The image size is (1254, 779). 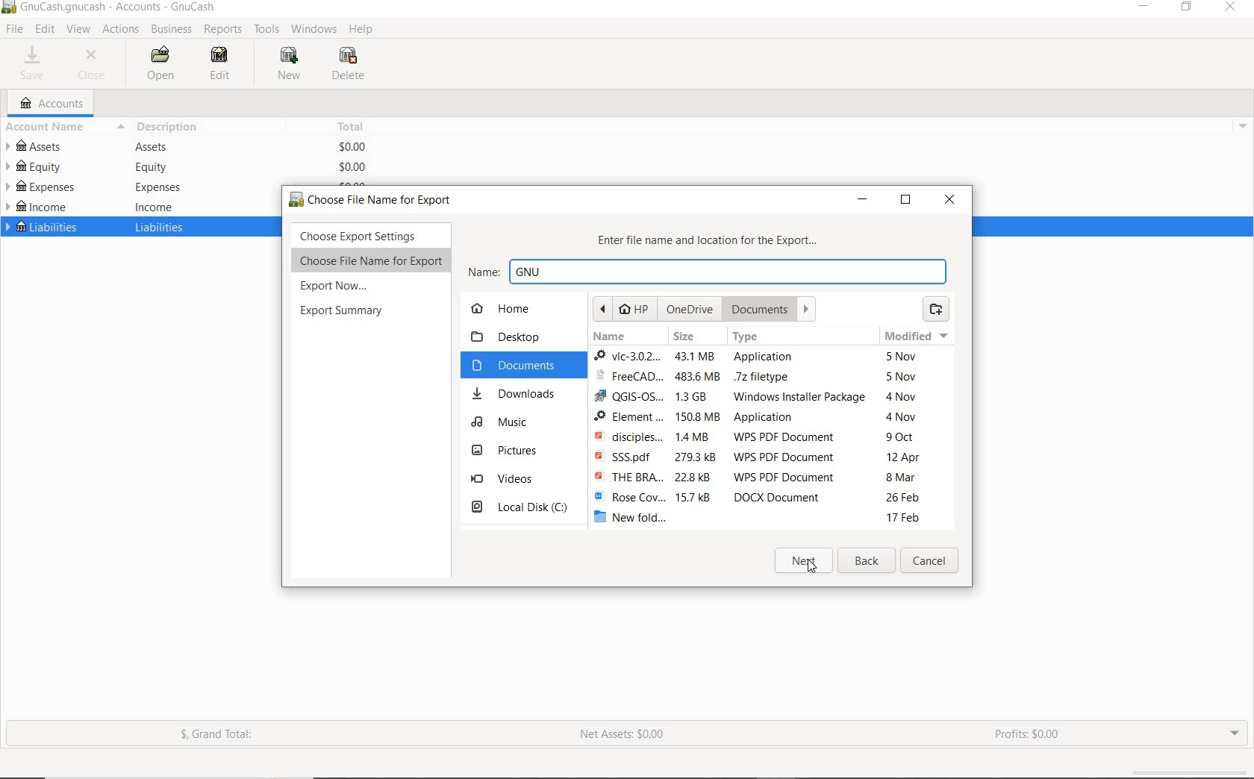 What do you see at coordinates (938, 310) in the screenshot?
I see `create folder` at bounding box center [938, 310].